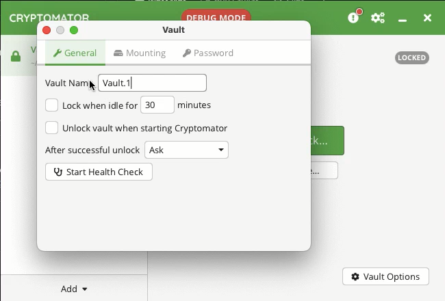 The height and width of the screenshot is (301, 445). I want to click on minimise, so click(60, 30).